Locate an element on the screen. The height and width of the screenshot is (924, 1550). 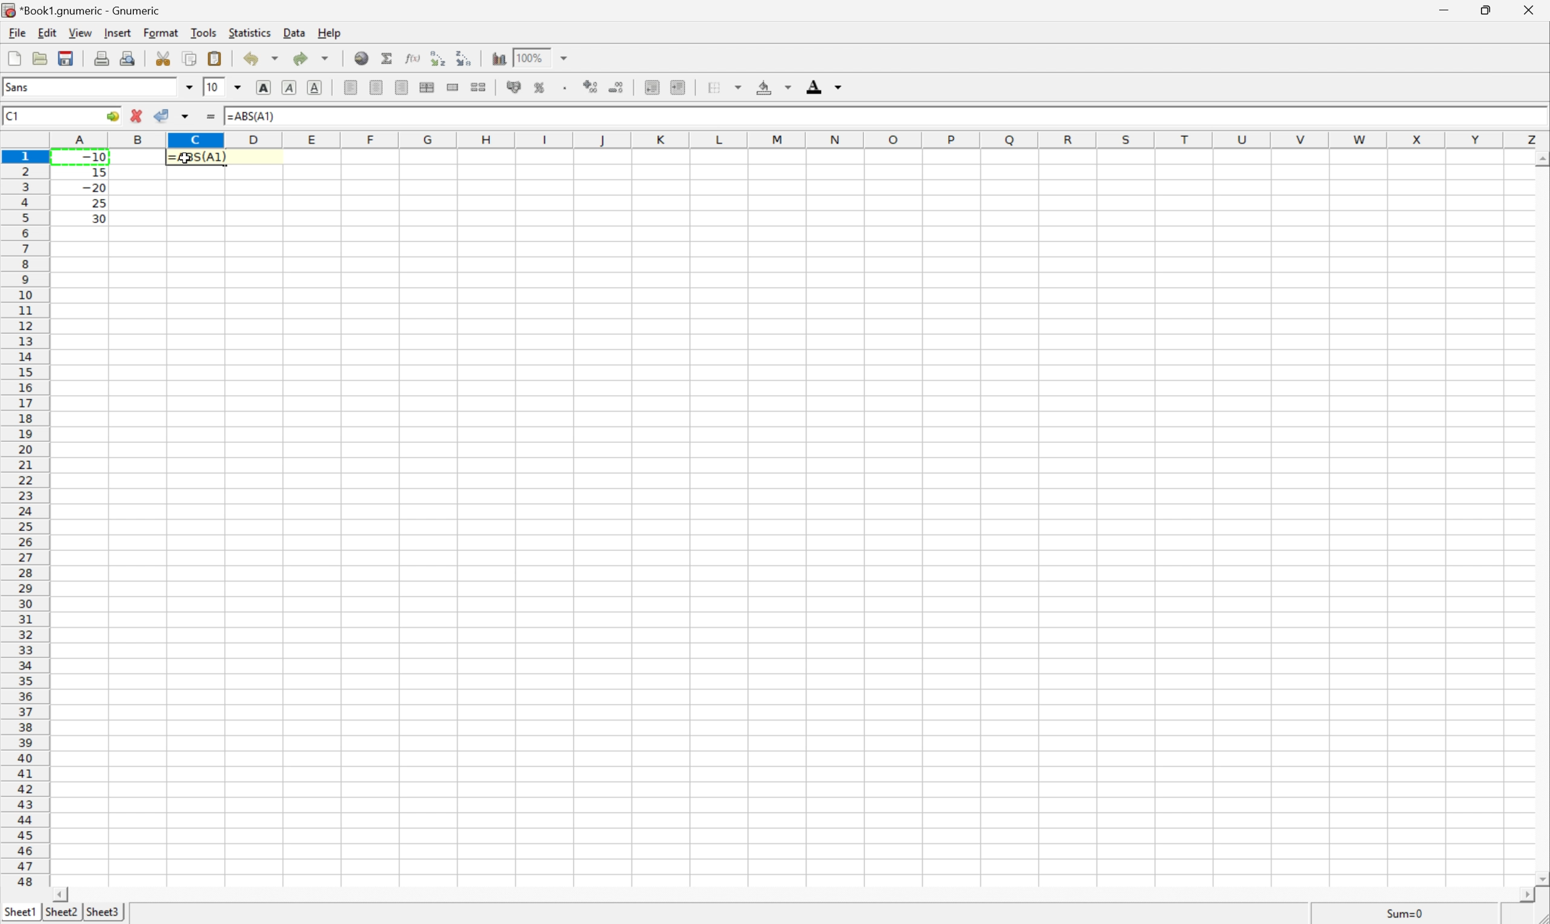
Save the current file is located at coordinates (67, 57).